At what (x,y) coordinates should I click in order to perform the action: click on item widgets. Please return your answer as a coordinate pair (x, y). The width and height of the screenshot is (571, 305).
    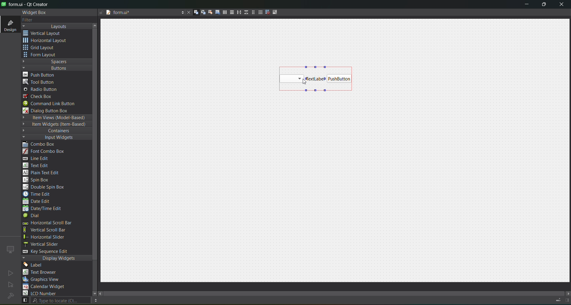
    Looking at the image, I should click on (55, 125).